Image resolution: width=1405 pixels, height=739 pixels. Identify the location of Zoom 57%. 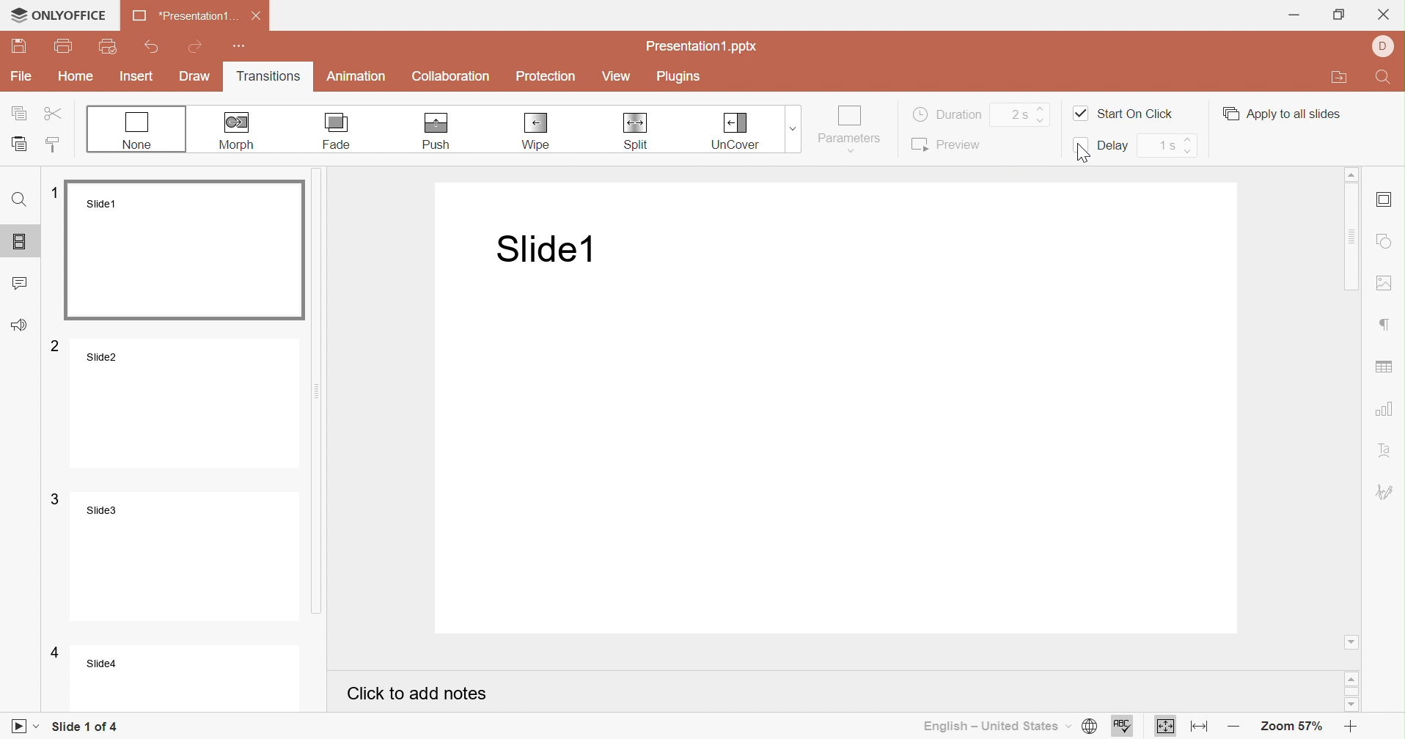
(1294, 729).